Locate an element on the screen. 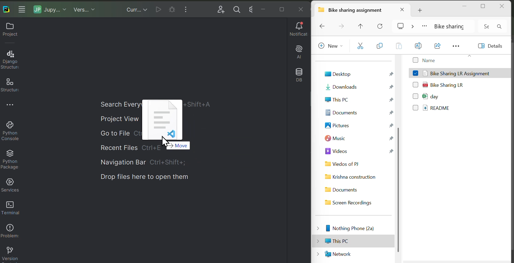 The width and height of the screenshot is (514, 263). Navigation bar is located at coordinates (156, 163).